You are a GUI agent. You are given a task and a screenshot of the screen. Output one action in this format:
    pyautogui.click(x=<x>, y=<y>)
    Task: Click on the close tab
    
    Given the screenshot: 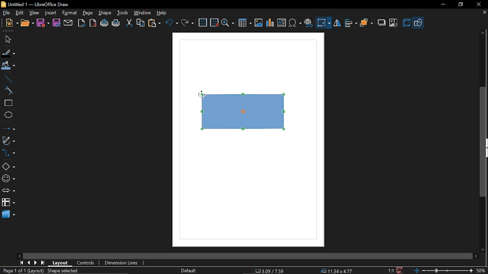 What is the action you would take?
    pyautogui.click(x=484, y=13)
    